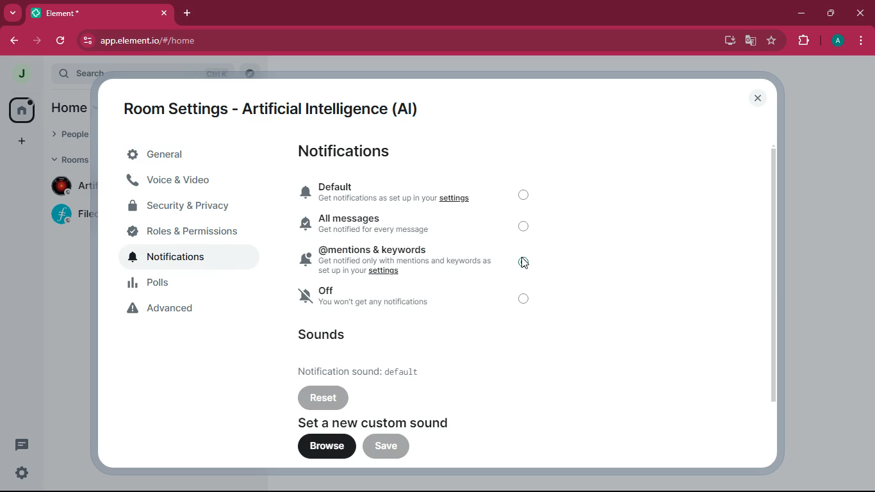 This screenshot has height=492, width=875. Describe the element at coordinates (23, 472) in the screenshot. I see `settings` at that location.